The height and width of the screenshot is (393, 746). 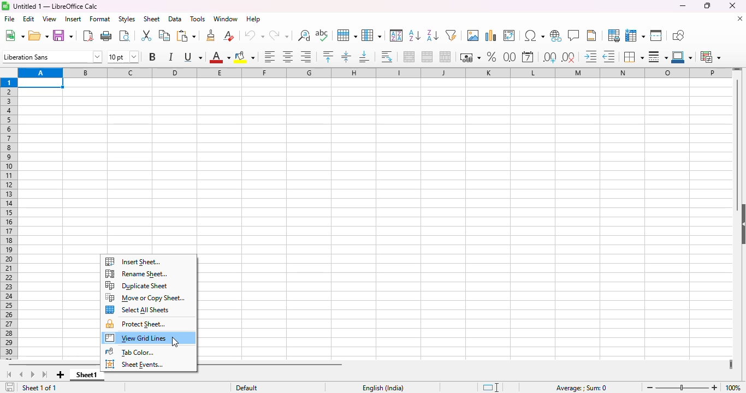 What do you see at coordinates (40, 388) in the screenshot?
I see `sheet 1 of 1 ` at bounding box center [40, 388].